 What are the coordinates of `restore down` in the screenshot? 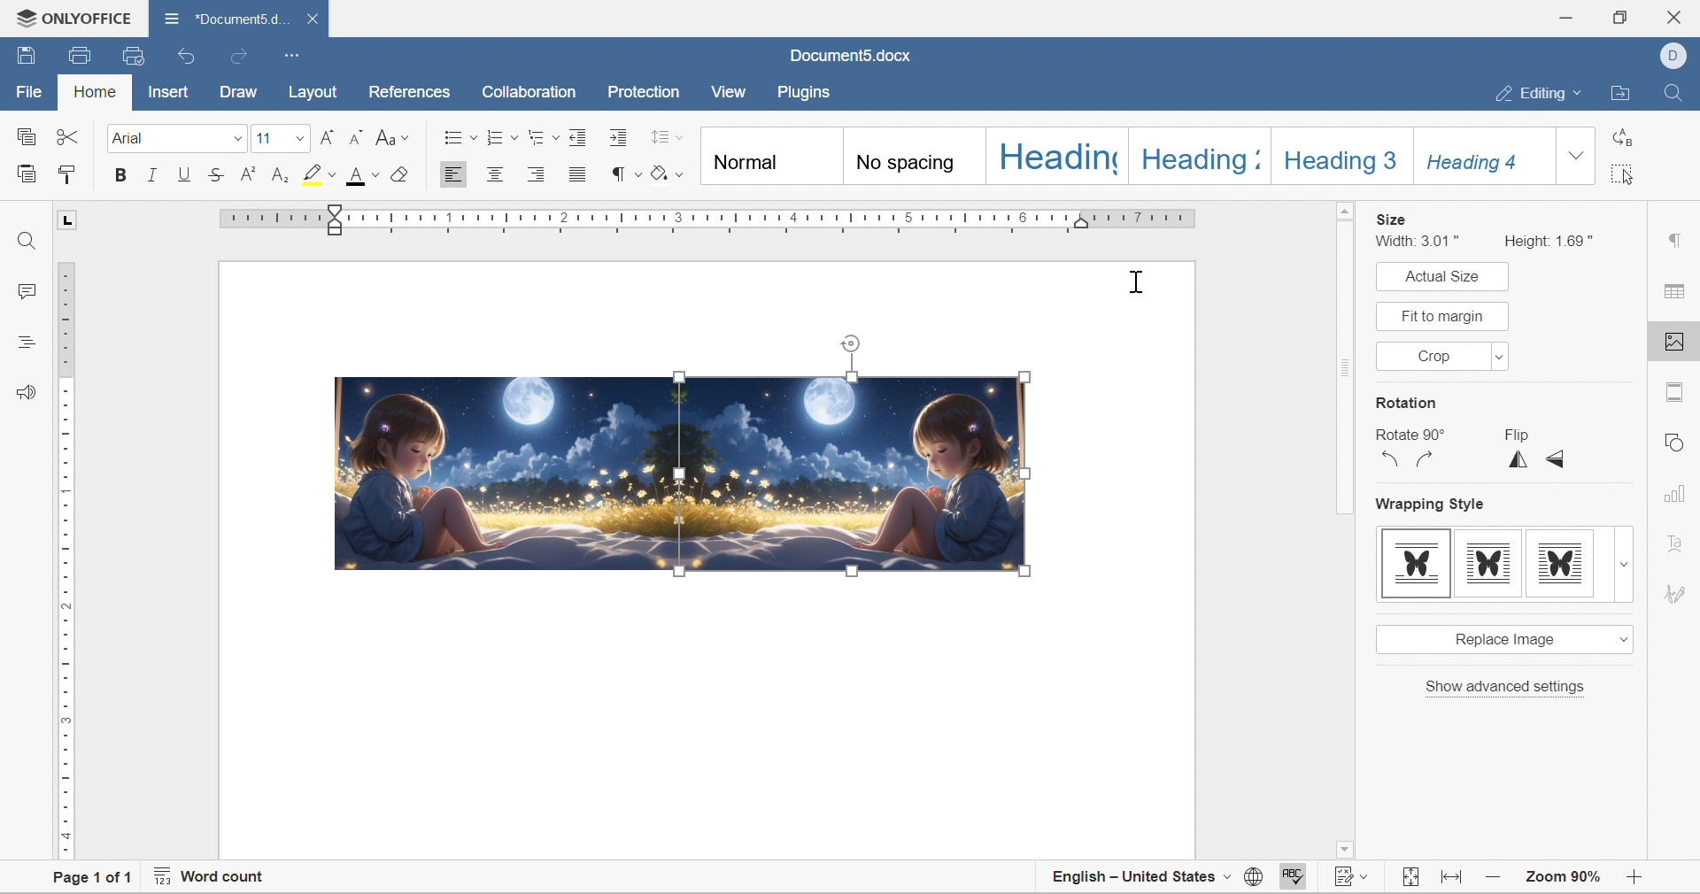 It's located at (1618, 15).